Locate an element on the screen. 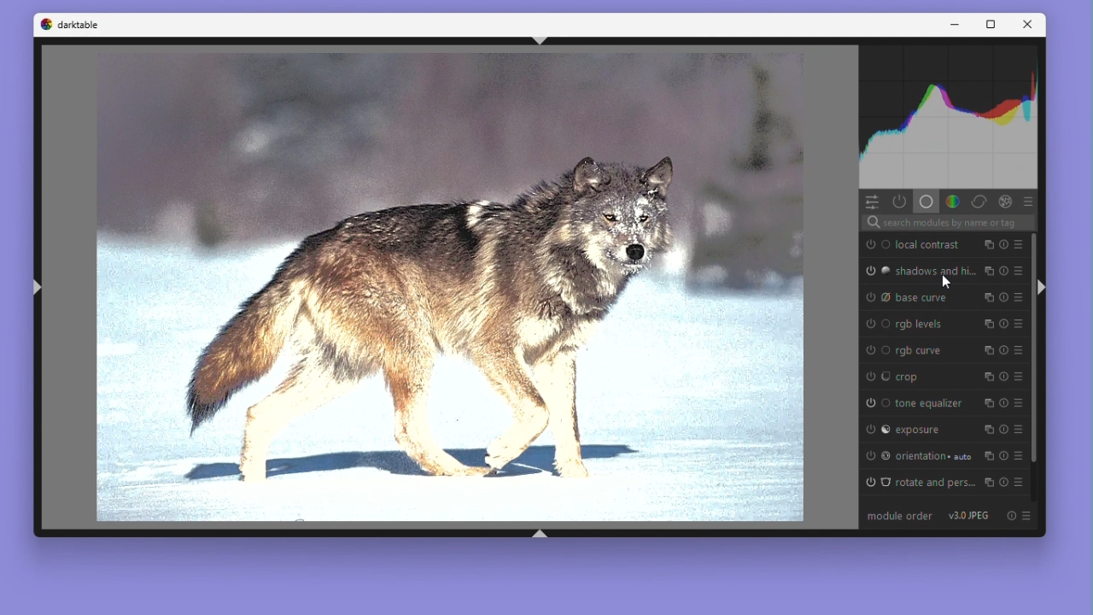 The width and height of the screenshot is (1093, 615). 'Tone equaliser' is switched on is located at coordinates (875, 401).